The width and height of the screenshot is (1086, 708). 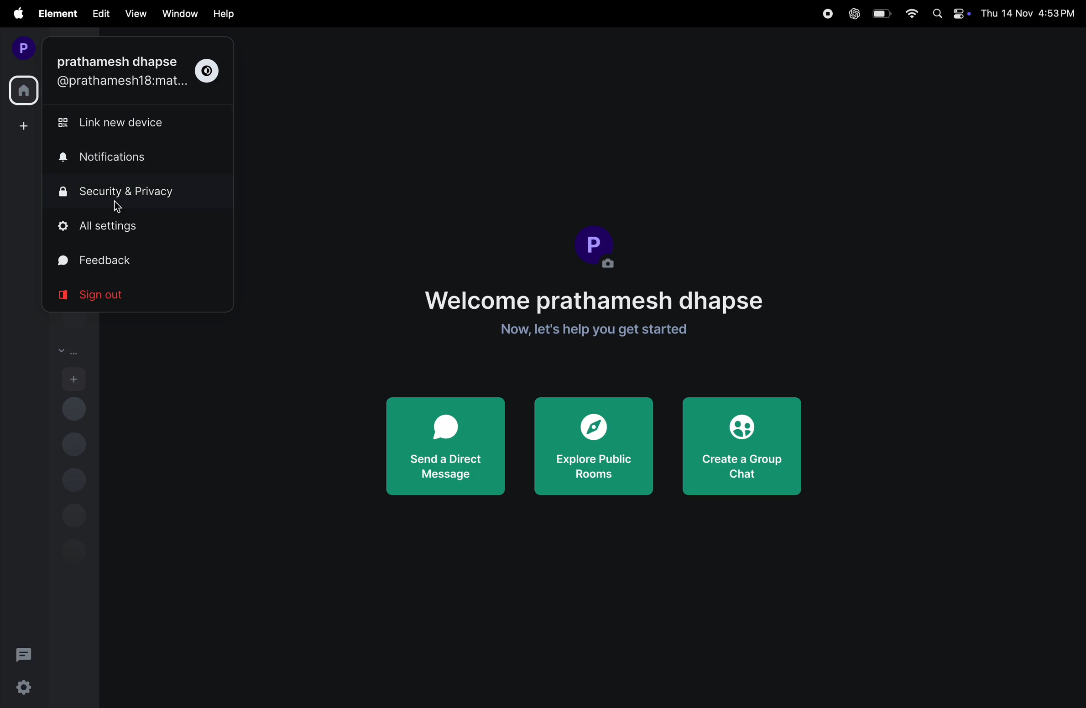 I want to click on cursor, so click(x=120, y=209).